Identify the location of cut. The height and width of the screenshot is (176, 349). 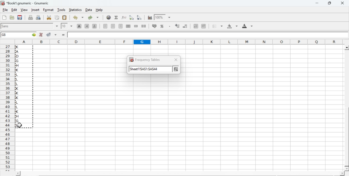
(49, 17).